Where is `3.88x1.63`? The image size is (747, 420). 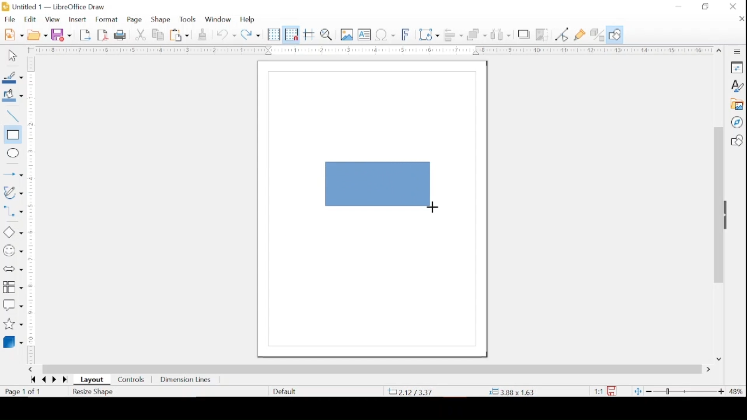 3.88x1.63 is located at coordinates (511, 392).